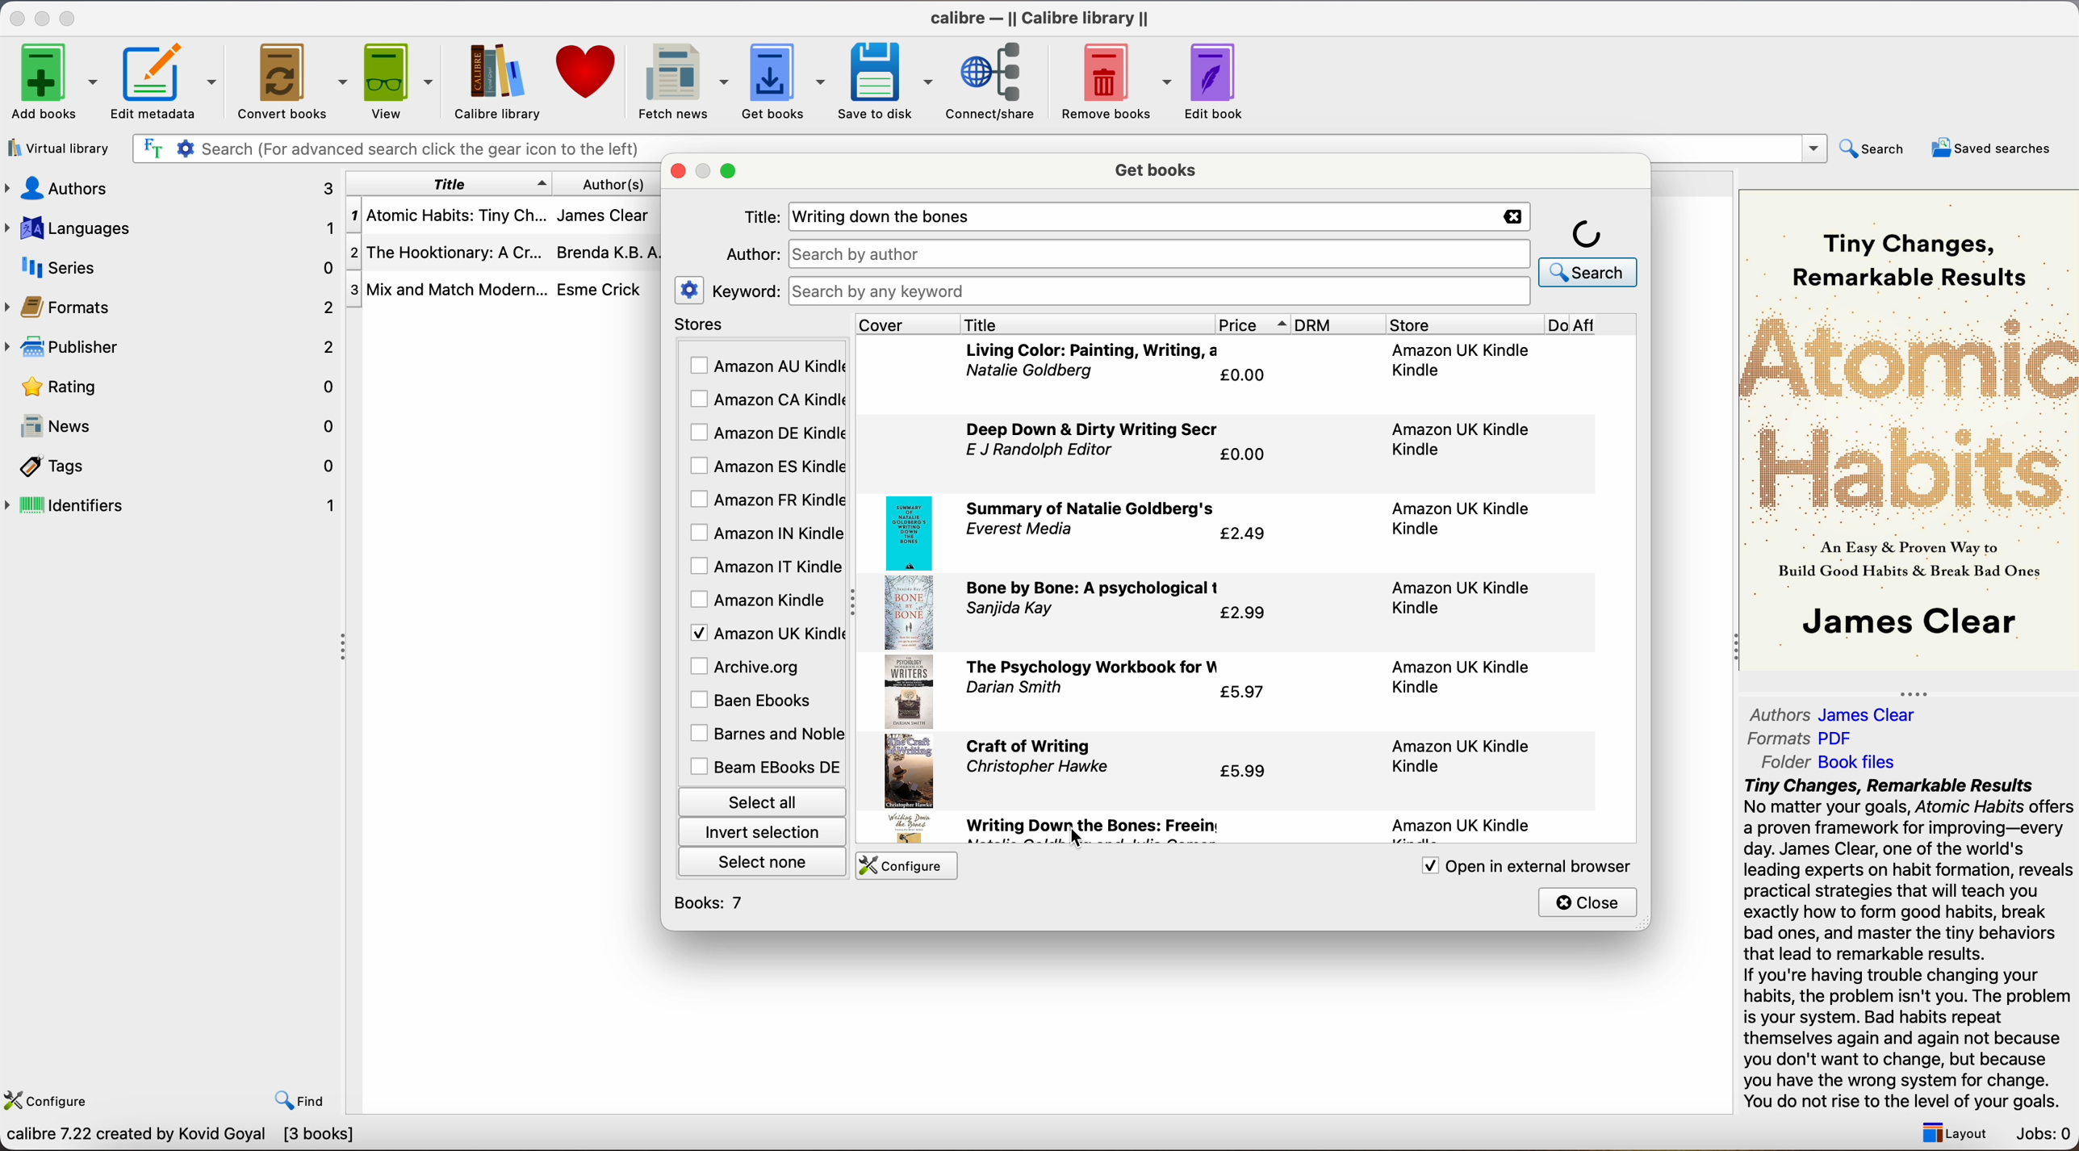  What do you see at coordinates (1247, 770) in the screenshot?
I see `€5.99` at bounding box center [1247, 770].